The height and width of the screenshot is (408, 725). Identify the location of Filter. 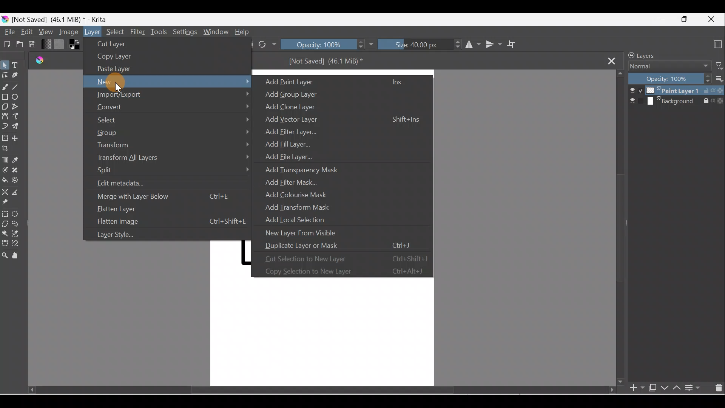
(139, 31).